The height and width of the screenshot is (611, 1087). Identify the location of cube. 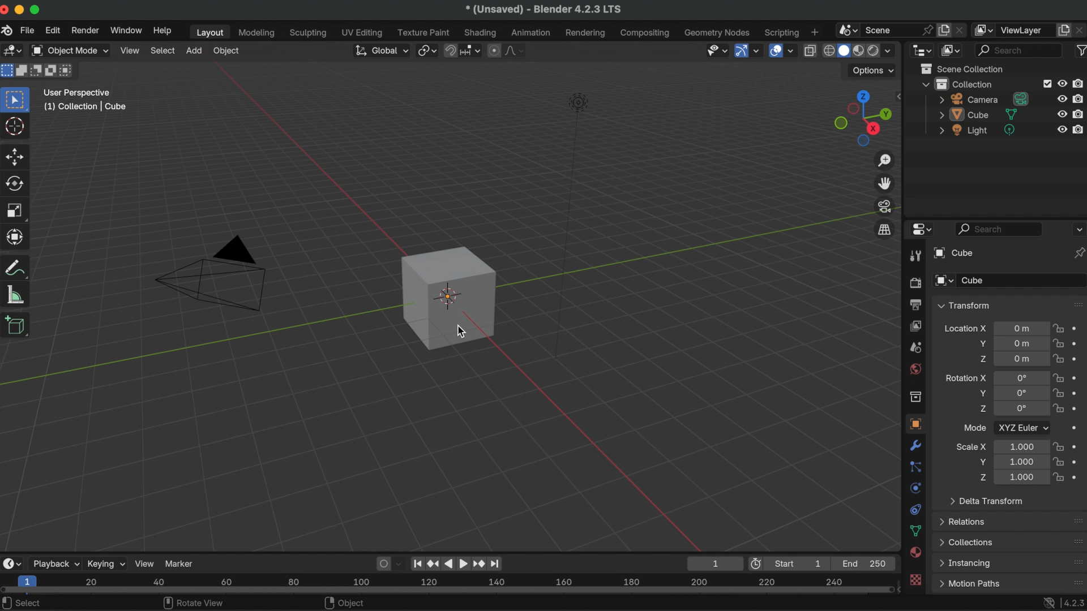
(978, 114).